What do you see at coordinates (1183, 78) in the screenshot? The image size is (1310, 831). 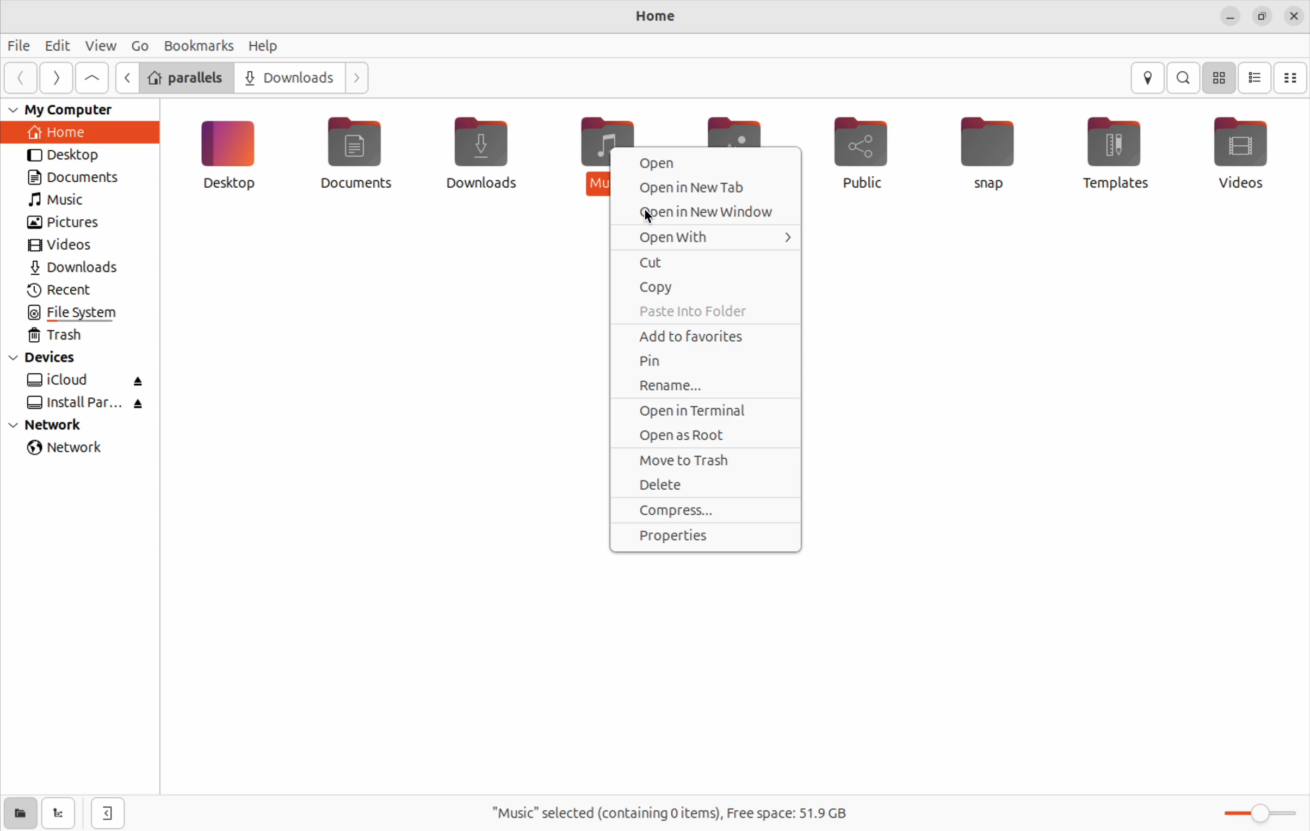 I see `search` at bounding box center [1183, 78].